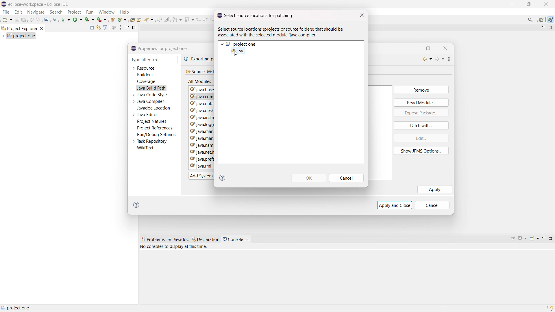 Image resolution: width=555 pixels, height=312 pixels. I want to click on apply, so click(435, 189).